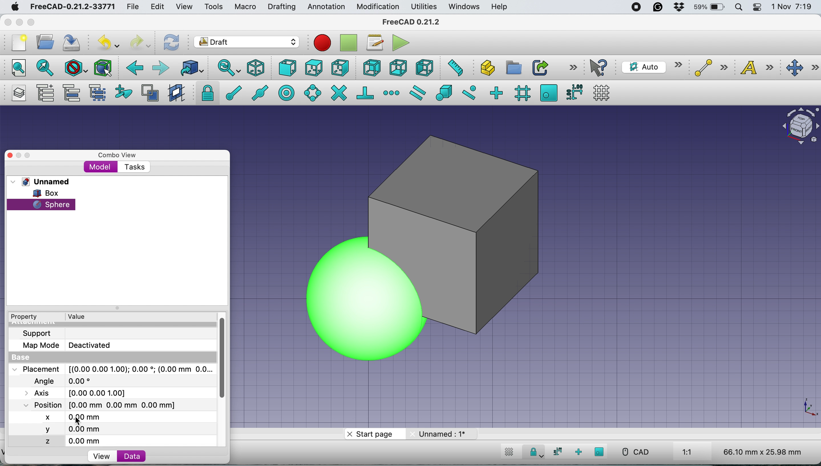 This screenshot has height=466, width=821. Describe the element at coordinates (45, 94) in the screenshot. I see `add a new named group` at that location.